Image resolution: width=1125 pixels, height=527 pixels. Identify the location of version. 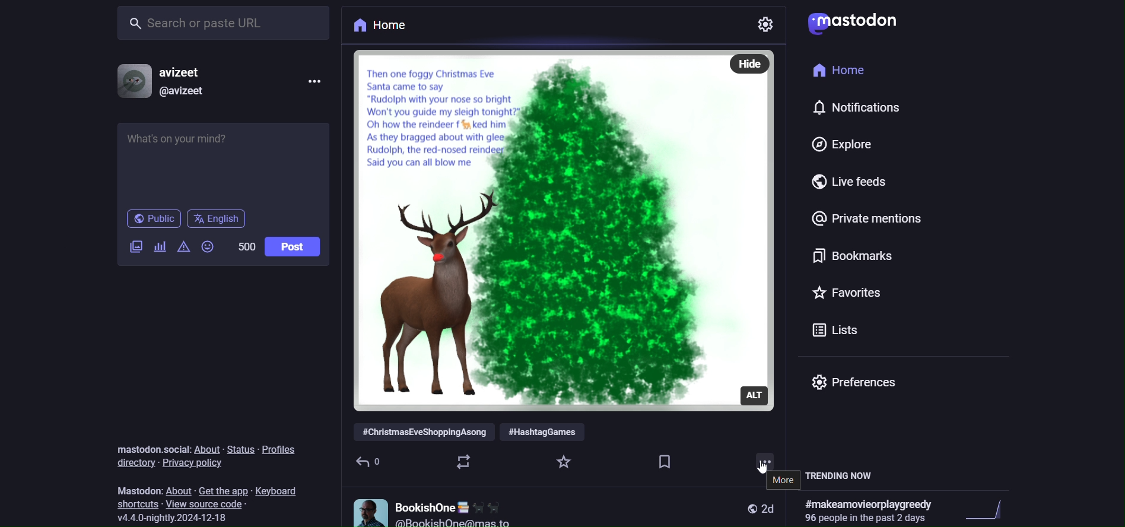
(182, 518).